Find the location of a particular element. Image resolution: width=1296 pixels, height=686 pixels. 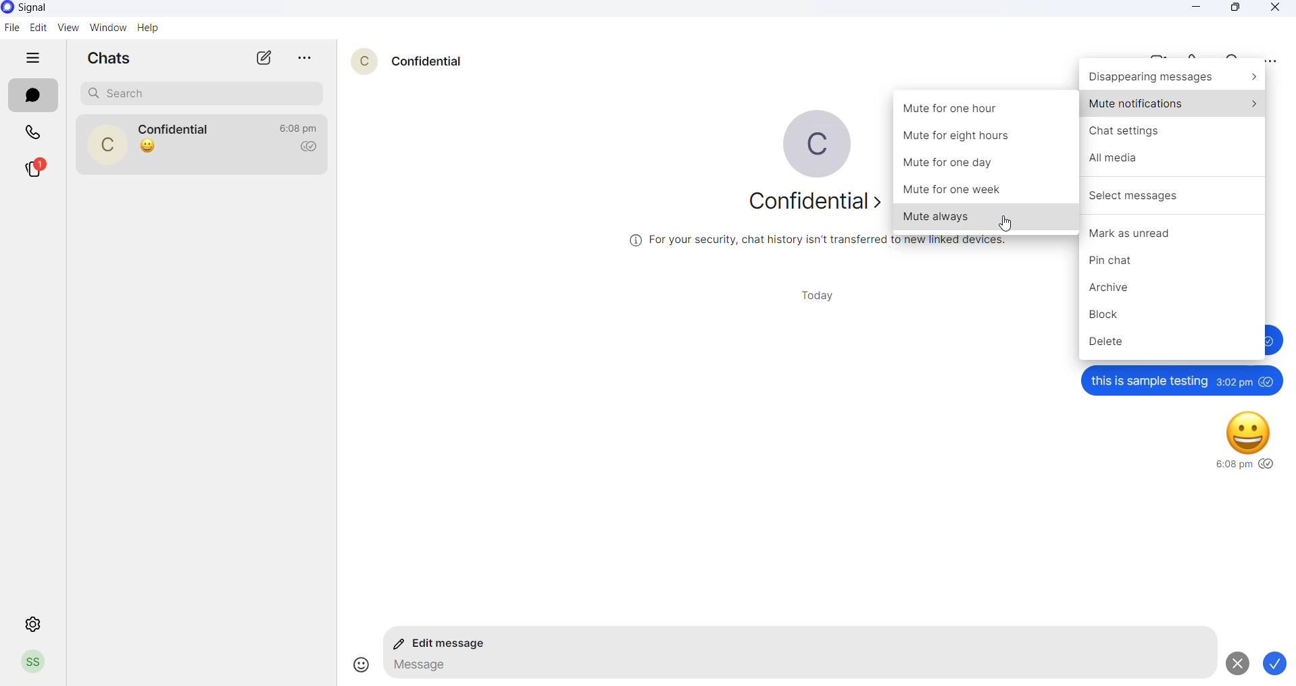

profile picture is located at coordinates (807, 146).